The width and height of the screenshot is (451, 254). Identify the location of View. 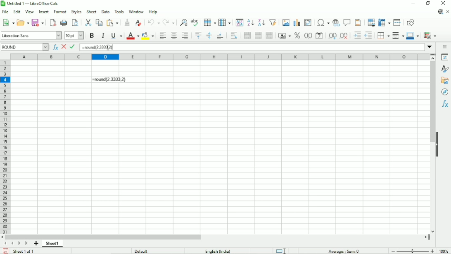
(30, 12).